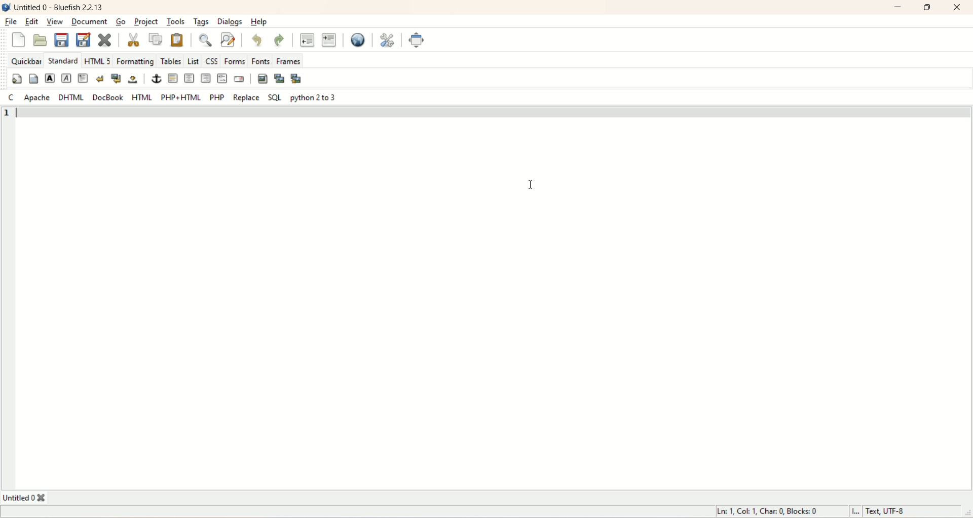  Describe the element at coordinates (6, 7) in the screenshot. I see `logo` at that location.